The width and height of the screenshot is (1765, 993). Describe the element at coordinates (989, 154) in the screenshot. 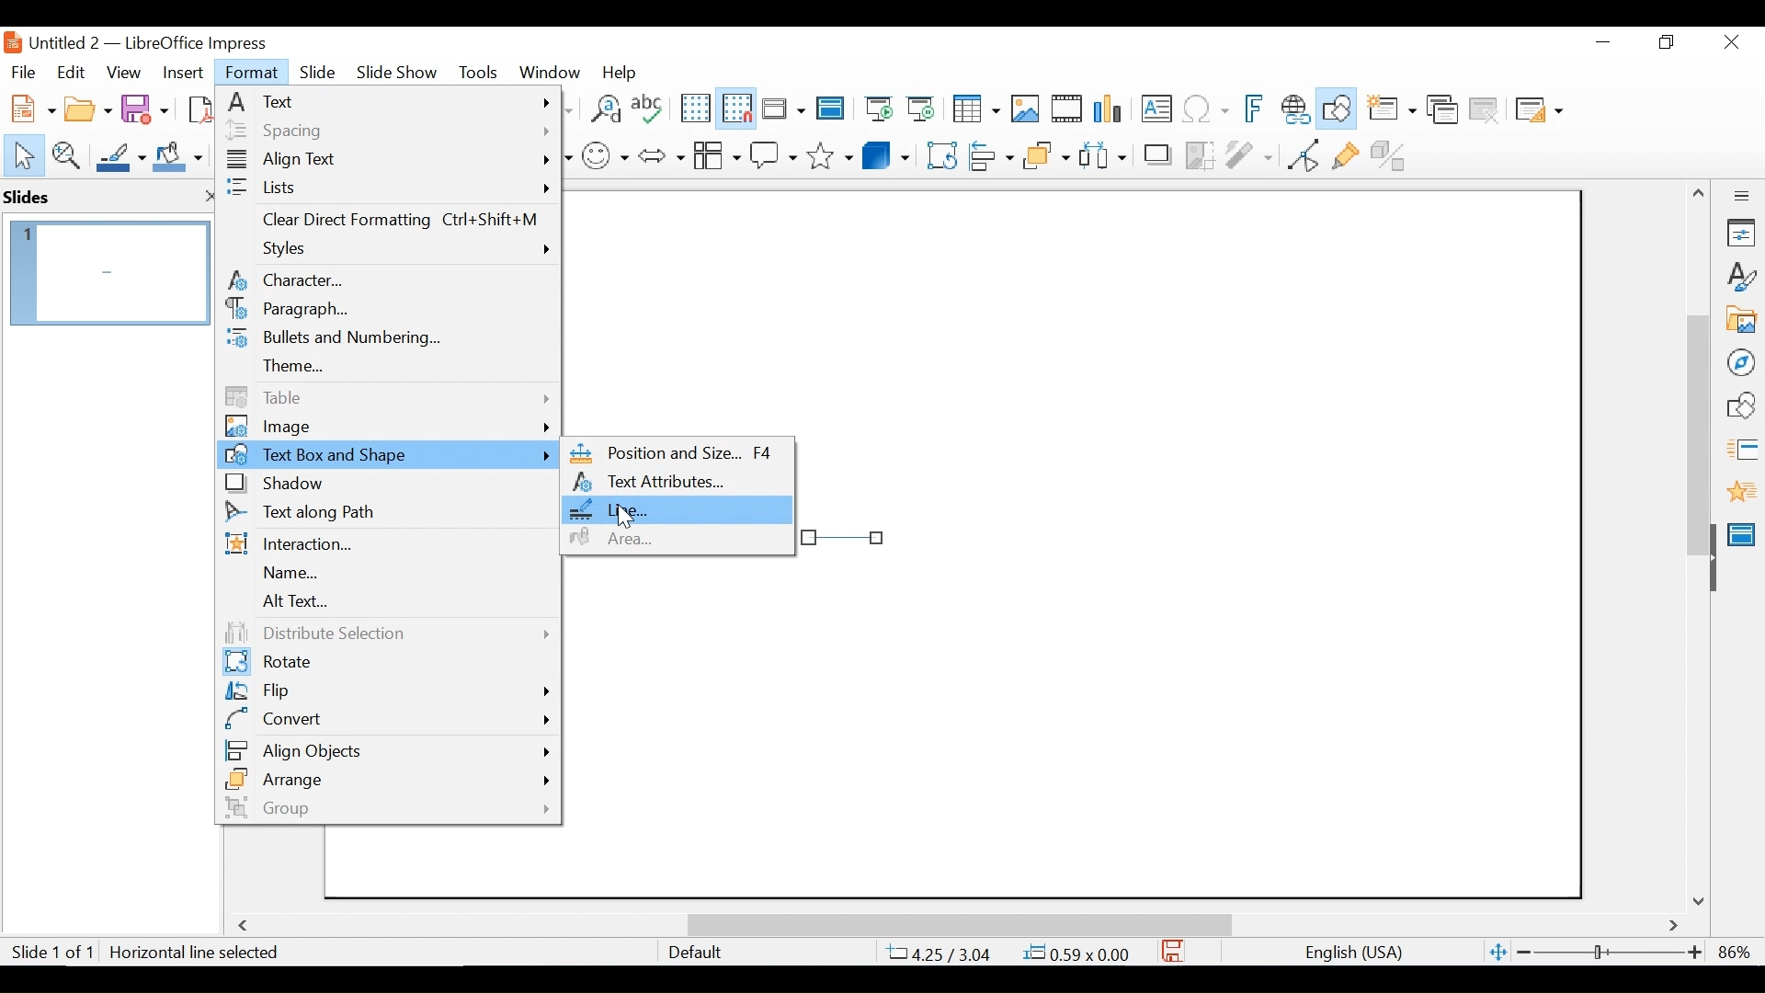

I see `Align Objects` at that location.